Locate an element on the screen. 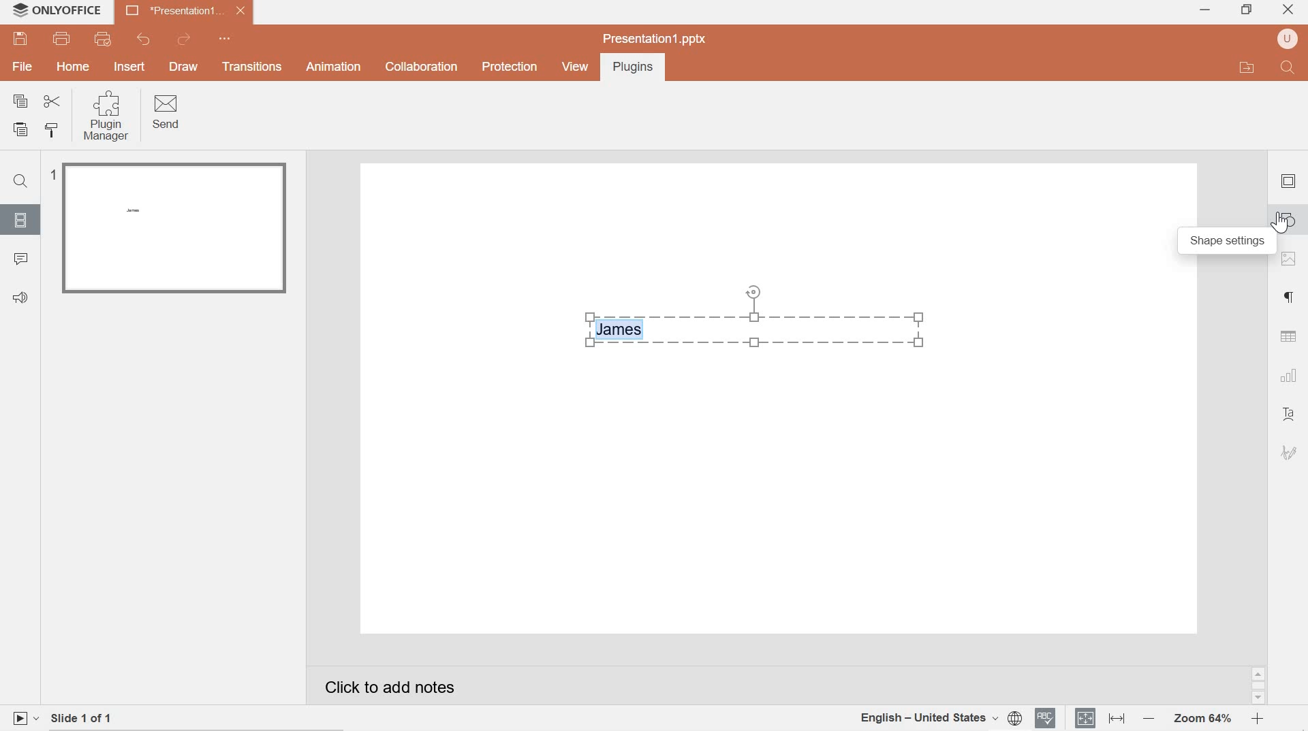 This screenshot has width=1308, height=731. system name is located at coordinates (73, 10).